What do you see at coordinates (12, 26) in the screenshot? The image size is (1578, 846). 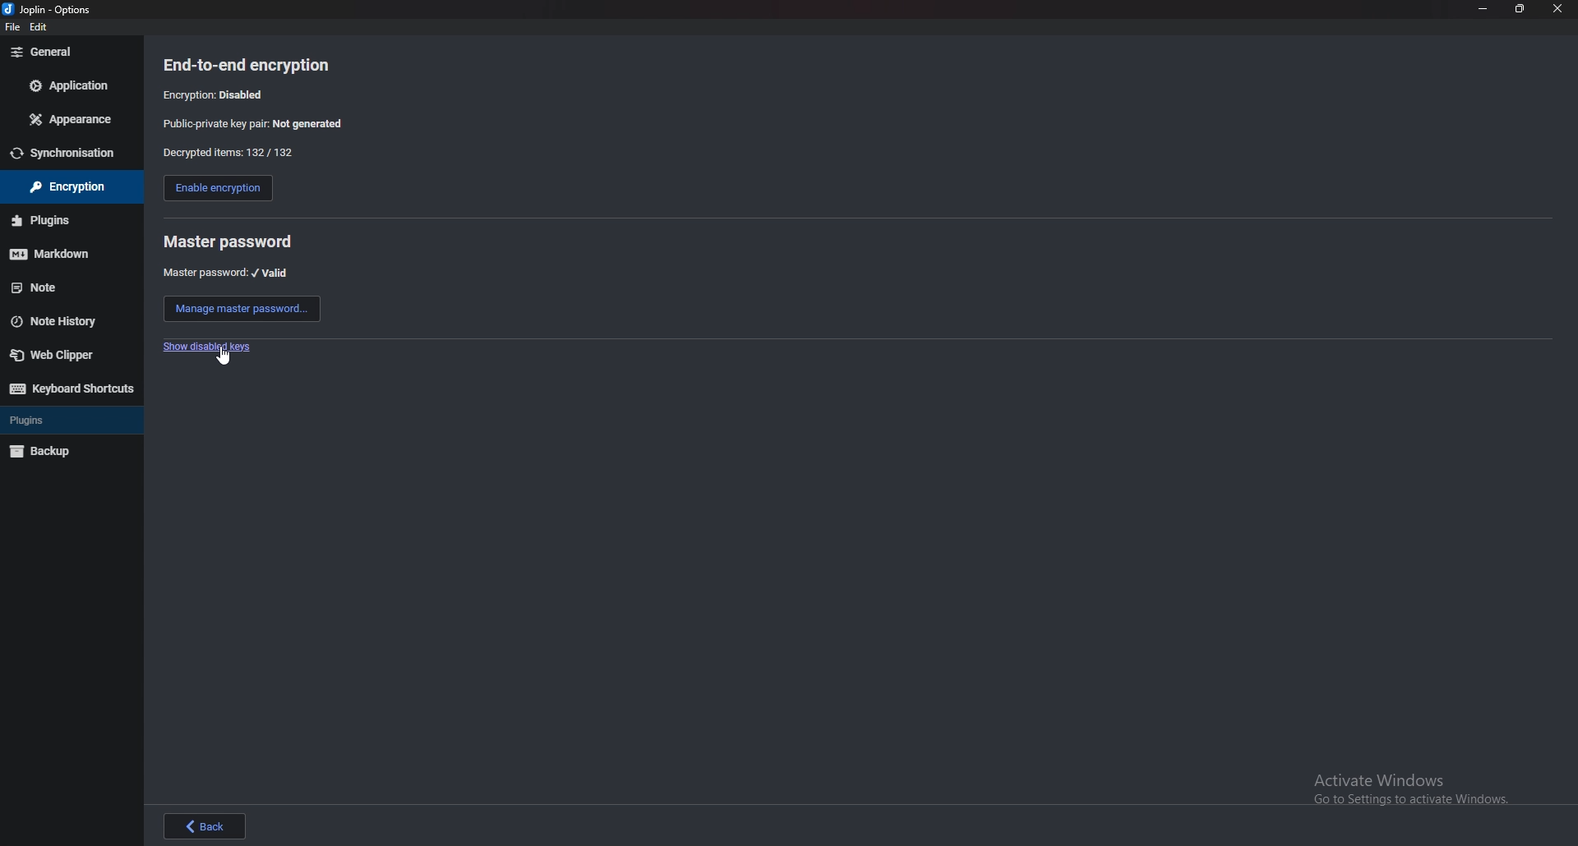 I see `file` at bounding box center [12, 26].